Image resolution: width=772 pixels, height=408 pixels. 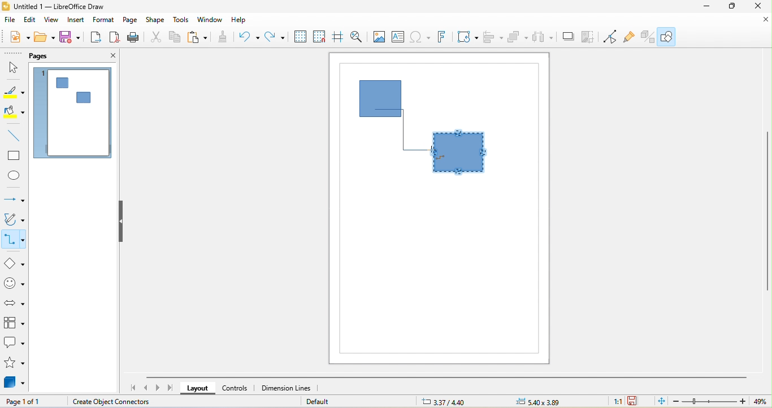 What do you see at coordinates (15, 342) in the screenshot?
I see `callout shape` at bounding box center [15, 342].